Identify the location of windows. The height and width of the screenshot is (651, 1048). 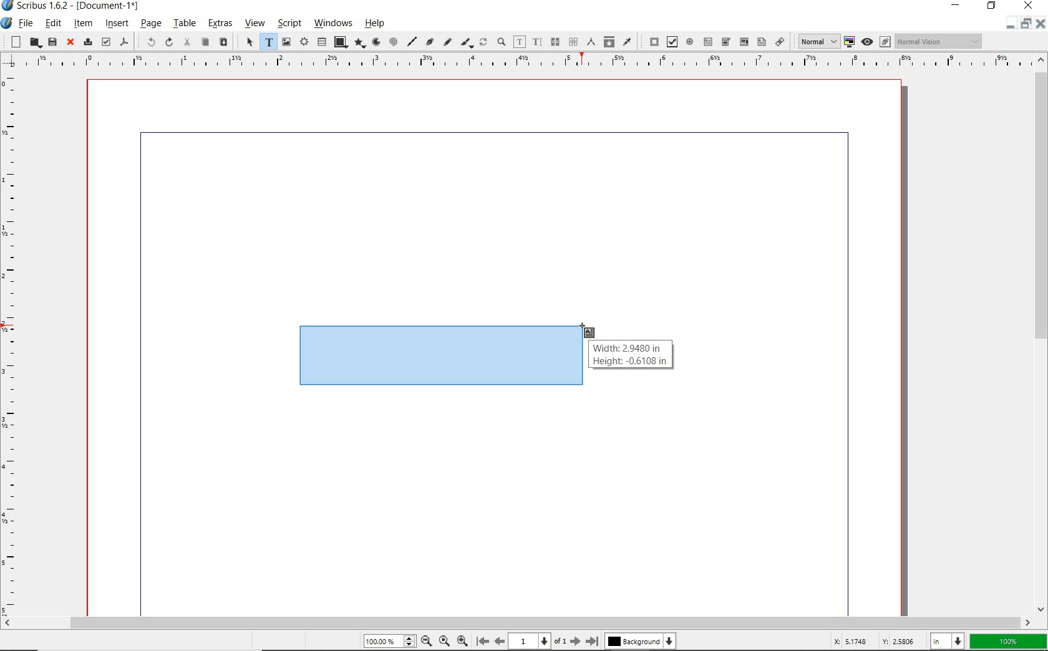
(334, 24).